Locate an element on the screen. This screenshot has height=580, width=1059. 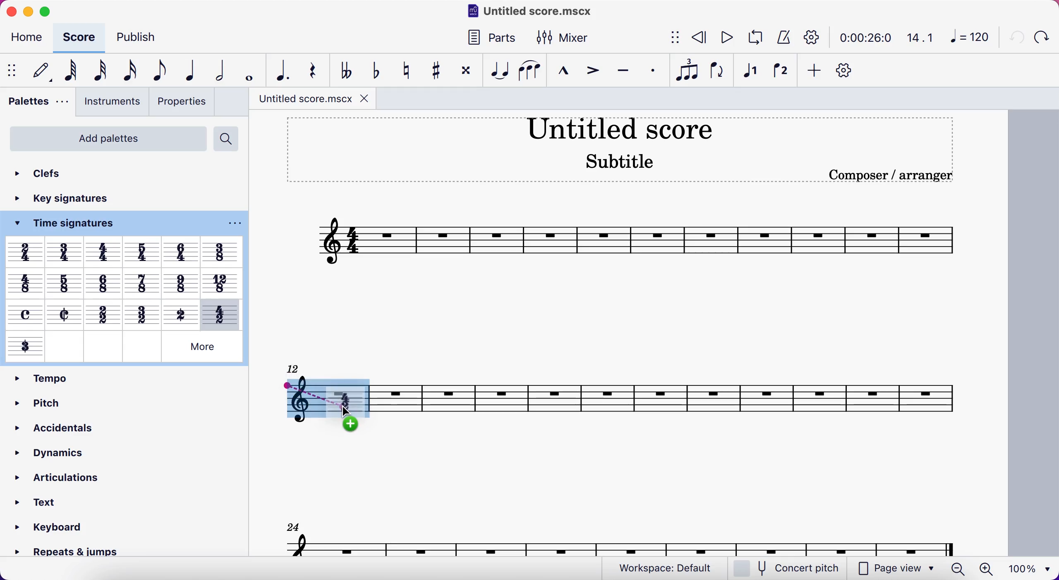
 is located at coordinates (25, 252).